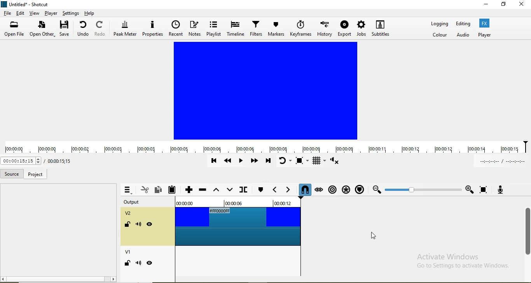  What do you see at coordinates (344, 188) in the screenshot?
I see `Ripple all tracks` at bounding box center [344, 188].